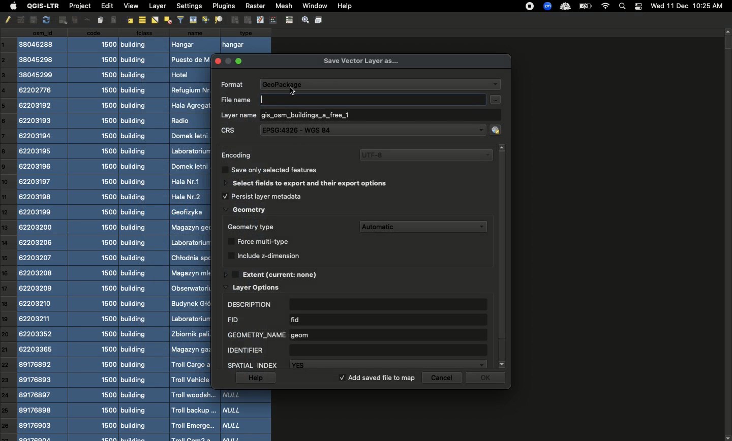 This screenshot has height=441, width=732. Describe the element at coordinates (115, 19) in the screenshot. I see `Align Left` at that location.